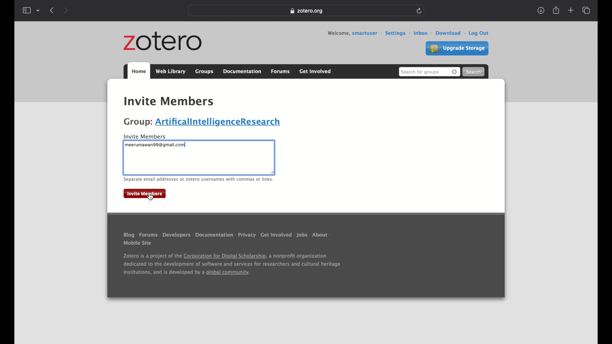 This screenshot has height=344, width=612. Describe the element at coordinates (184, 161) in the screenshot. I see `Icursor` at that location.